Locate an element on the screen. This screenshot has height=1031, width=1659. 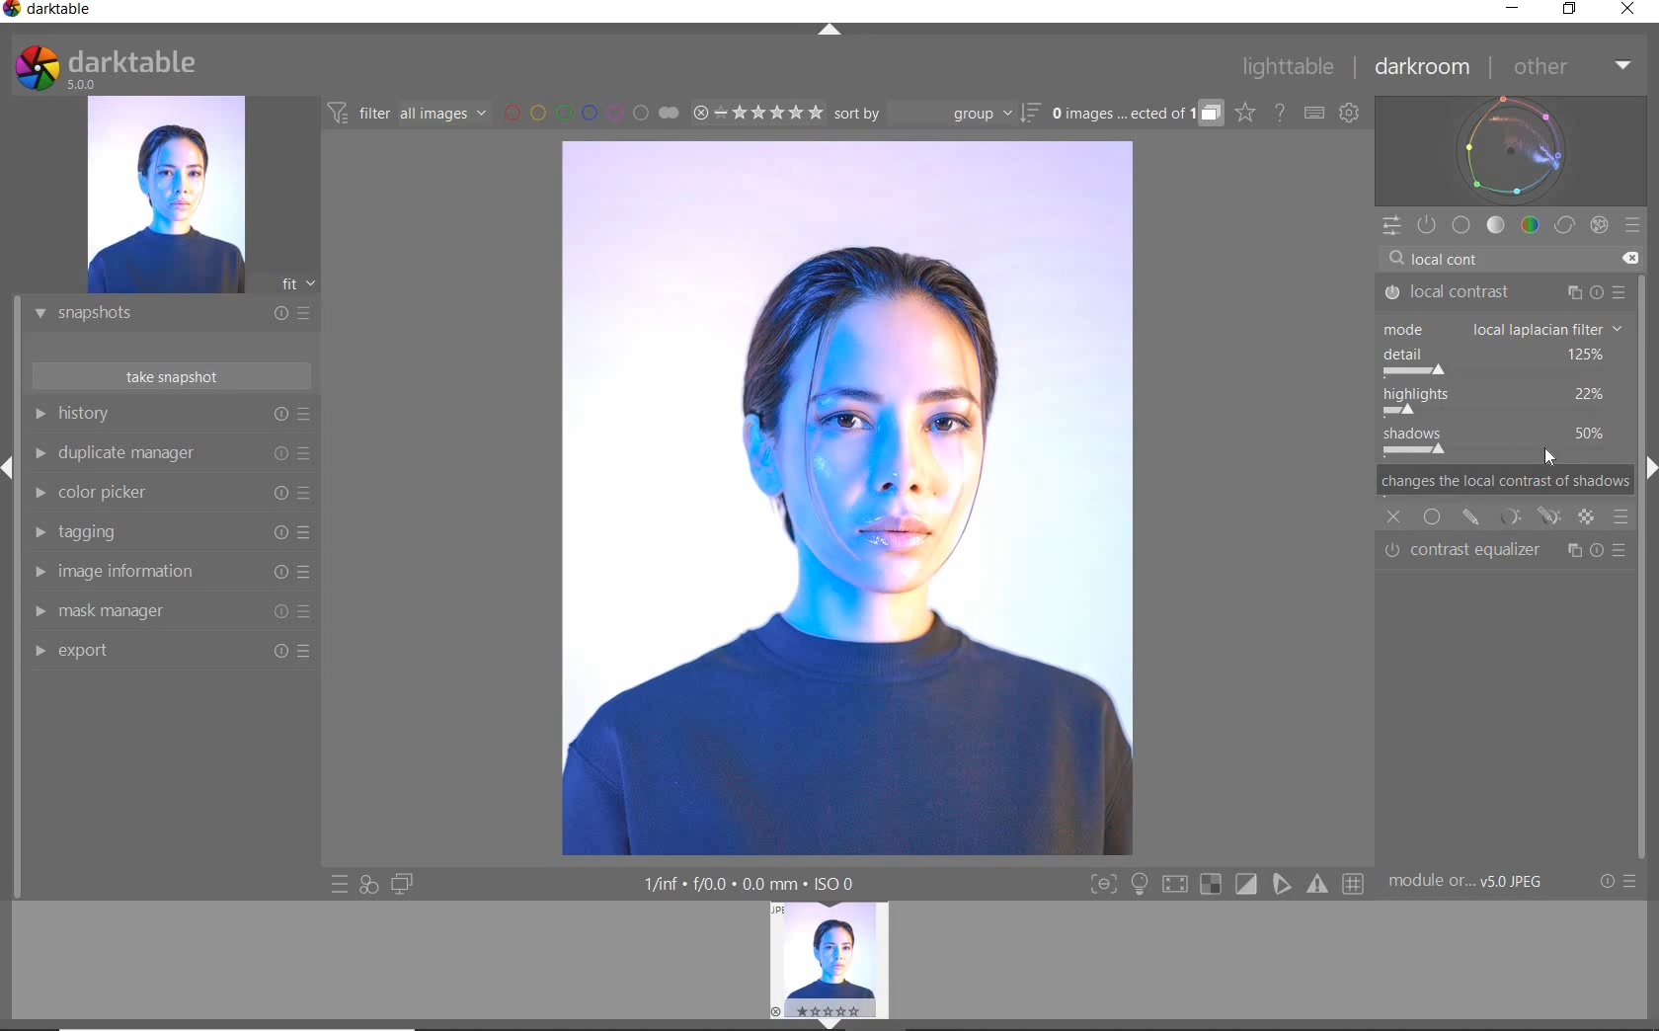
DARKROOM is located at coordinates (1423, 68).